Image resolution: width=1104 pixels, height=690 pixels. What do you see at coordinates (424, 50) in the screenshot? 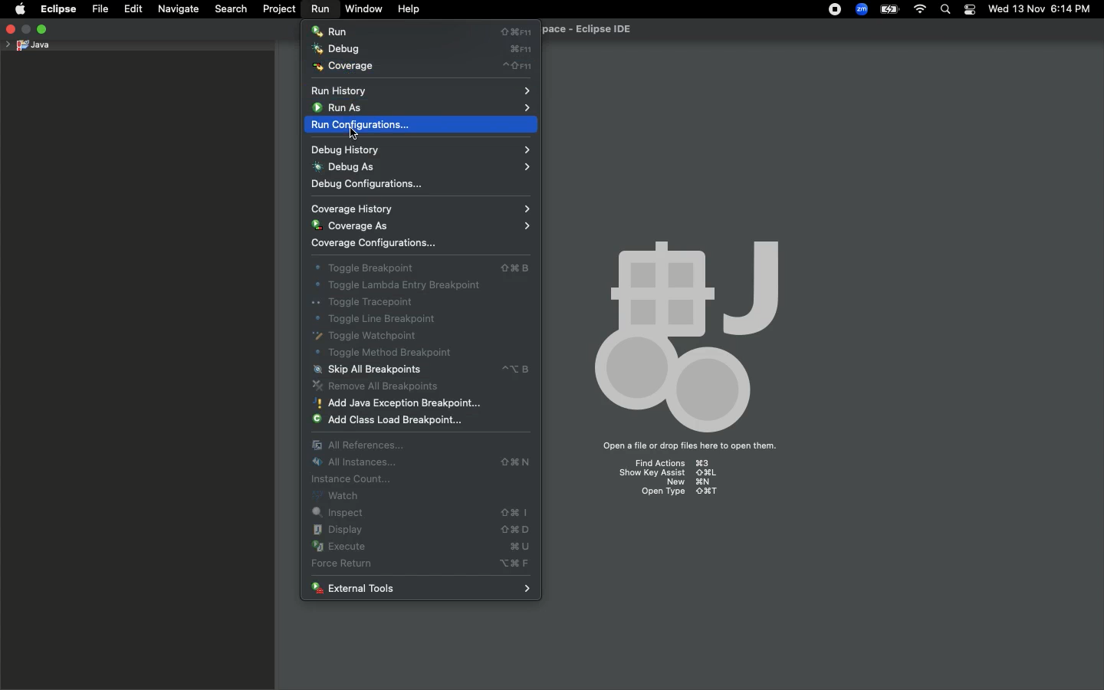
I see `Debug` at bounding box center [424, 50].